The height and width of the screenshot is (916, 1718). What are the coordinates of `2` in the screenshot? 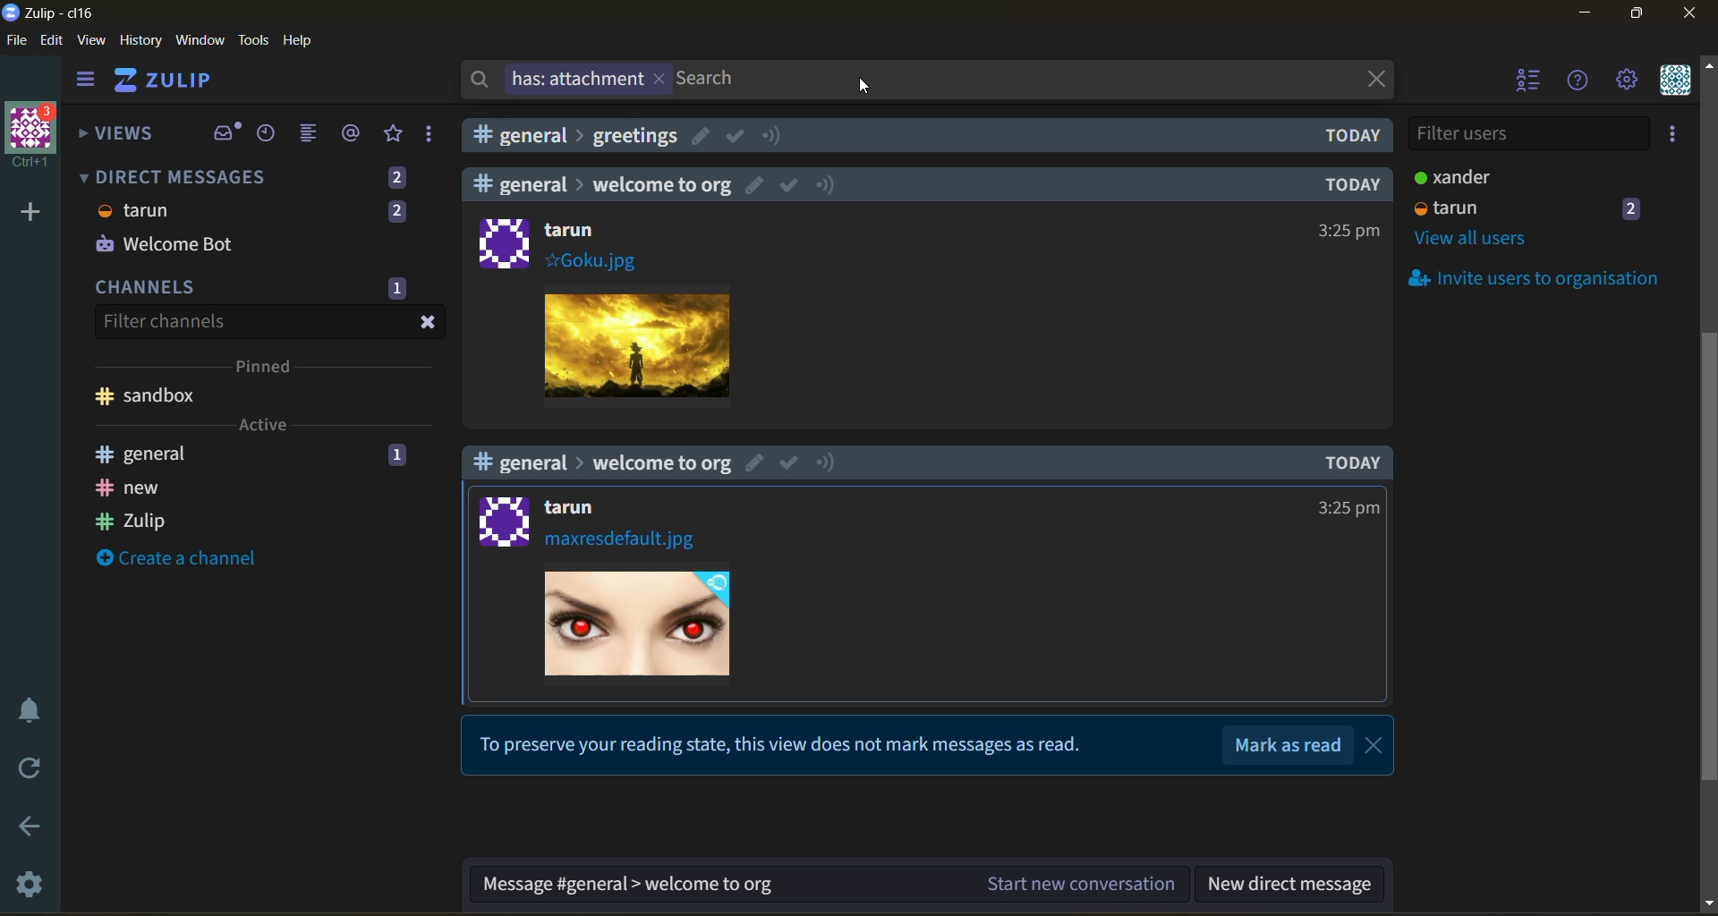 It's located at (1634, 208).